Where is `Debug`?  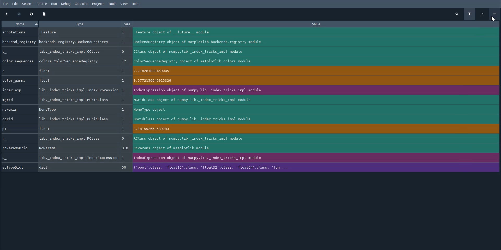 Debug is located at coordinates (66, 4).